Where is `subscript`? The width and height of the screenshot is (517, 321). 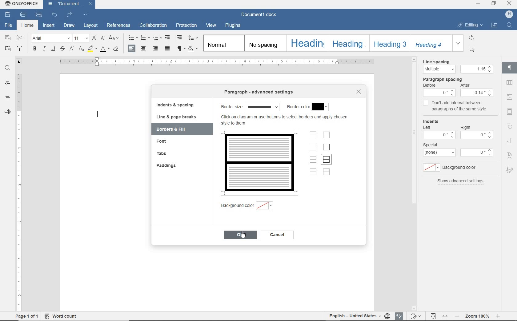
subscript is located at coordinates (80, 49).